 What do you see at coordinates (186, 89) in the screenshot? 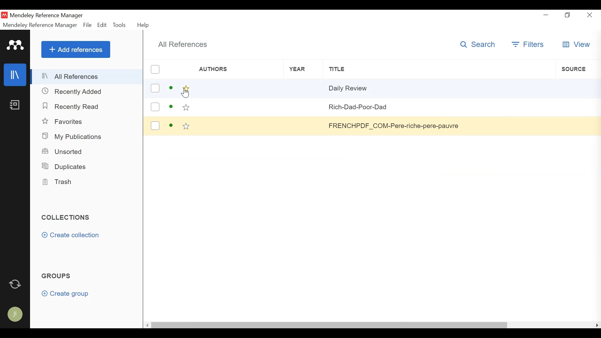
I see `(un)select Favorite` at bounding box center [186, 89].